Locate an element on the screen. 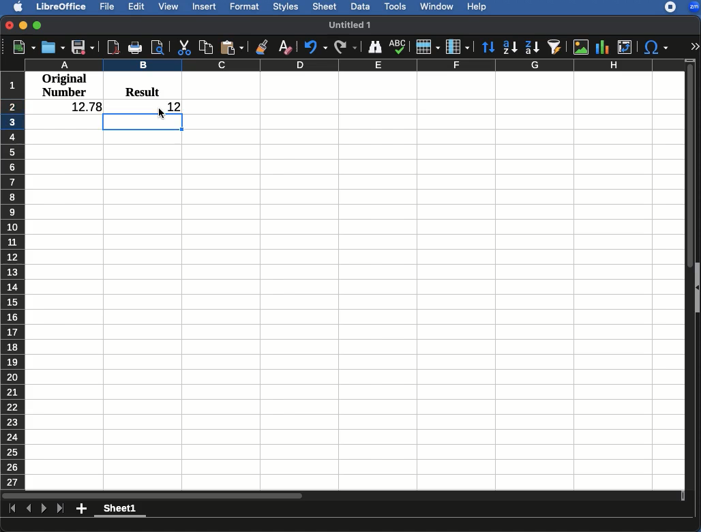  File is located at coordinates (109, 6).